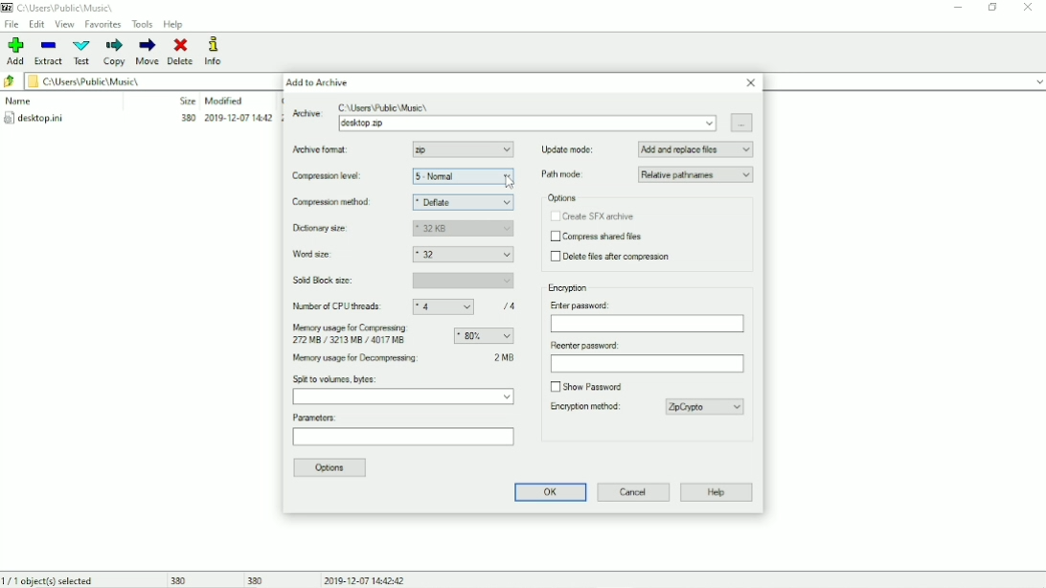 Image resolution: width=1046 pixels, height=588 pixels. What do you see at coordinates (959, 8) in the screenshot?
I see `Minimize` at bounding box center [959, 8].